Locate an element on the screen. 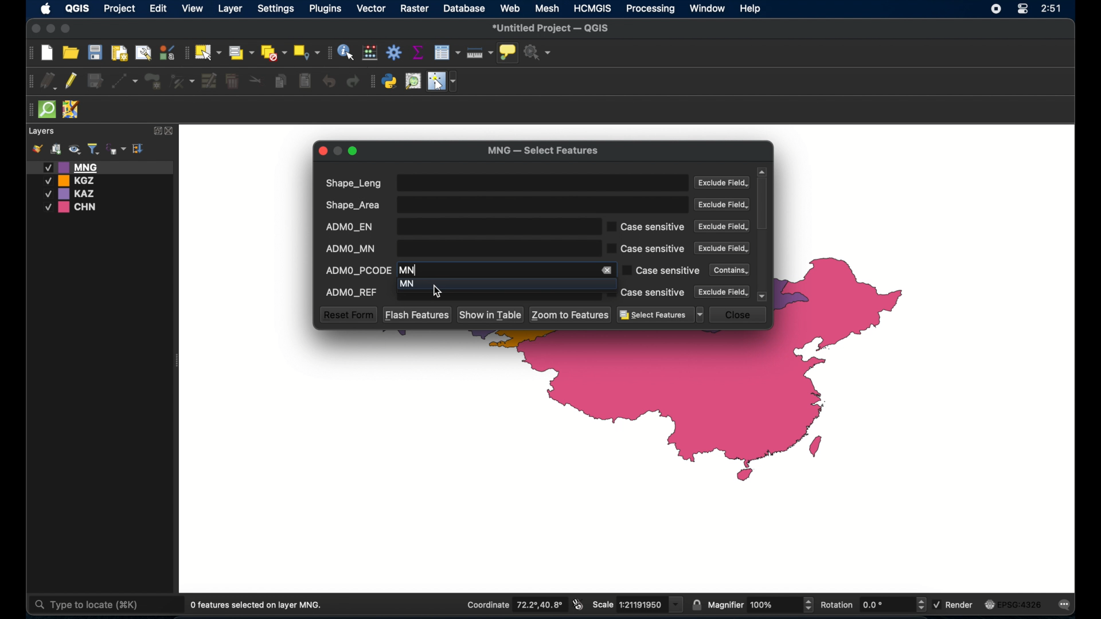 Image resolution: width=1101 pixels, height=619 pixels. Type to locate (#K) is located at coordinates (96, 606).